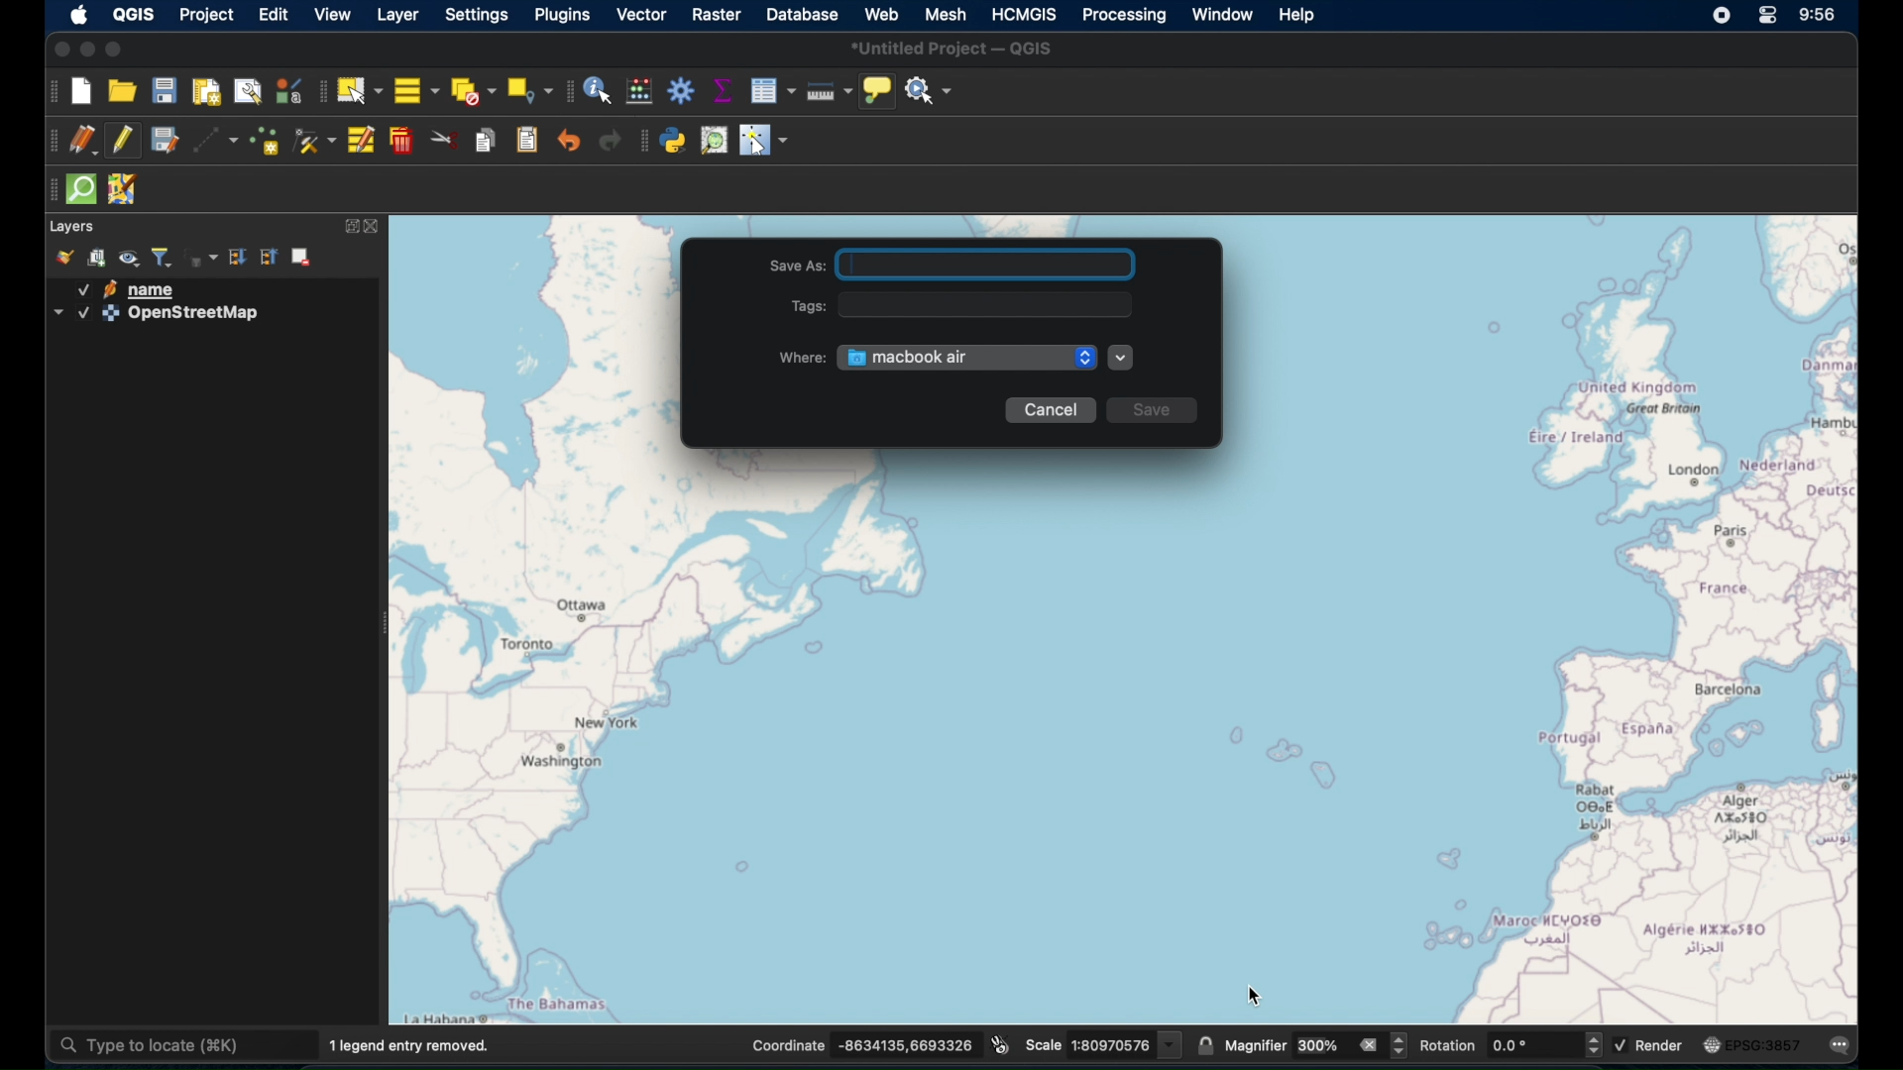 The width and height of the screenshot is (1903, 1070). Describe the element at coordinates (79, 16) in the screenshot. I see `apple icon` at that location.